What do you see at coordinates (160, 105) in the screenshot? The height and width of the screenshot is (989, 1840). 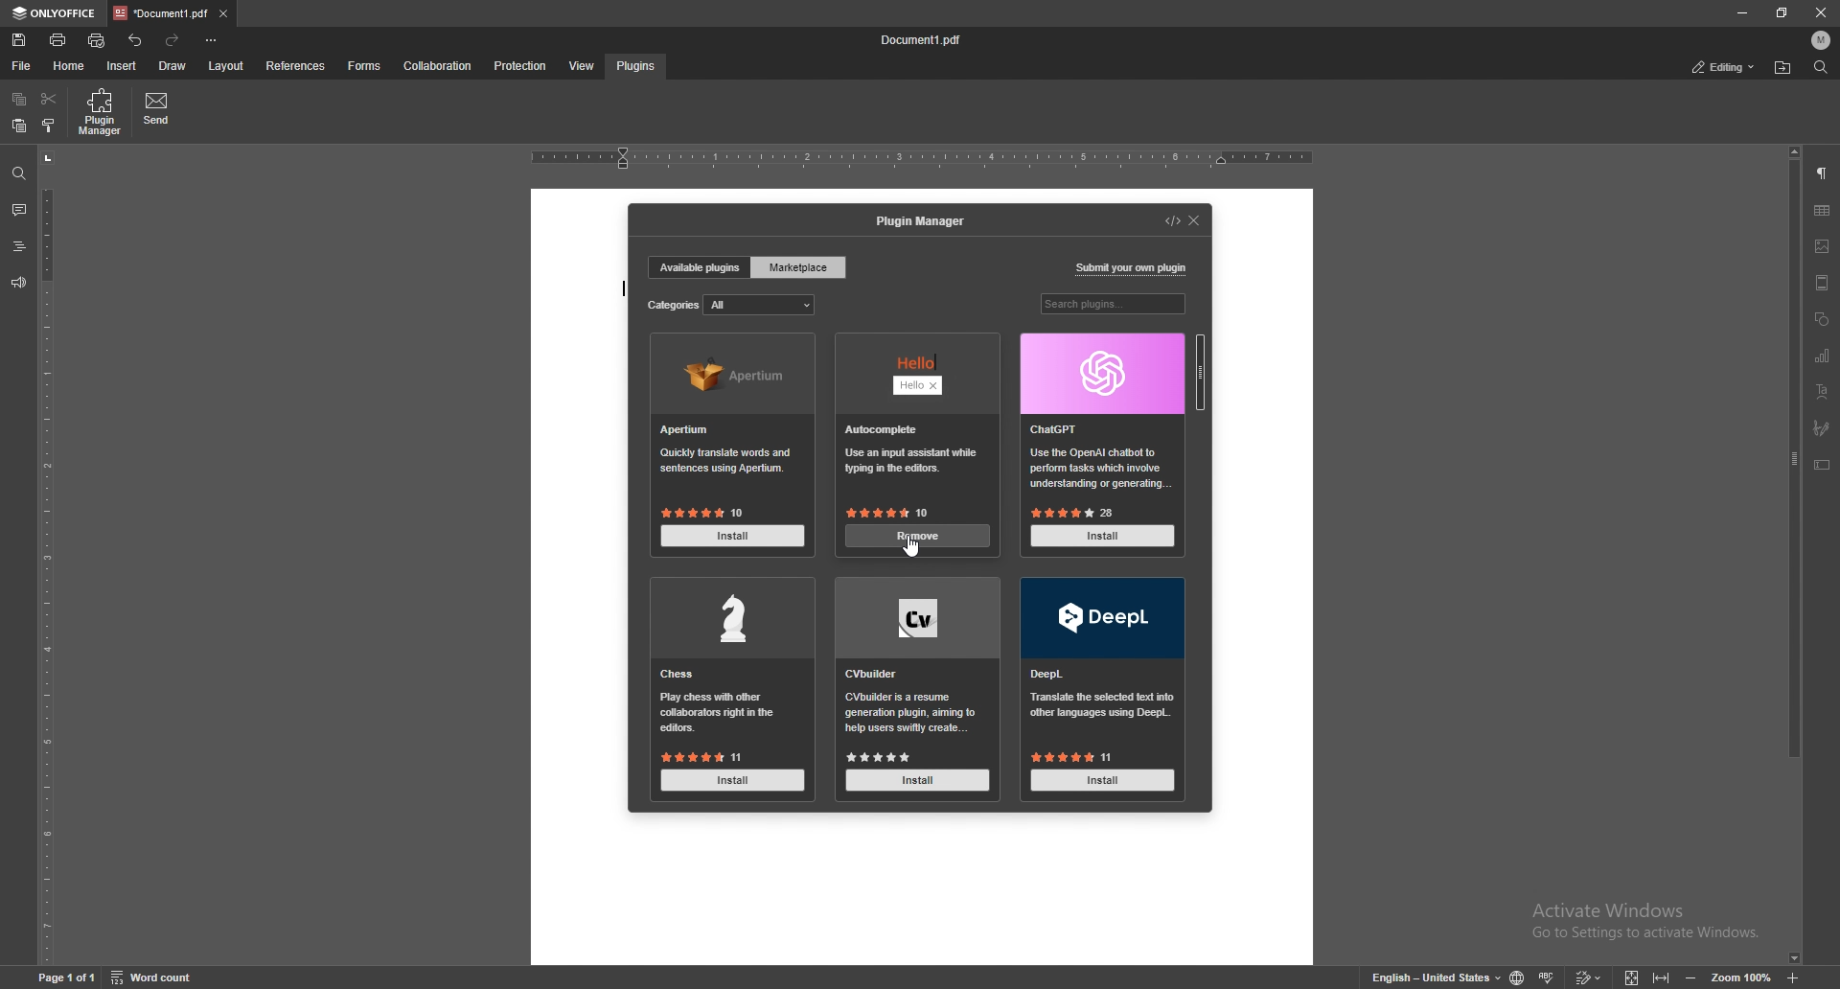 I see `send` at bounding box center [160, 105].